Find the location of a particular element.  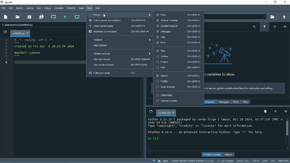

Debugger is located at coordinates (224, 102).